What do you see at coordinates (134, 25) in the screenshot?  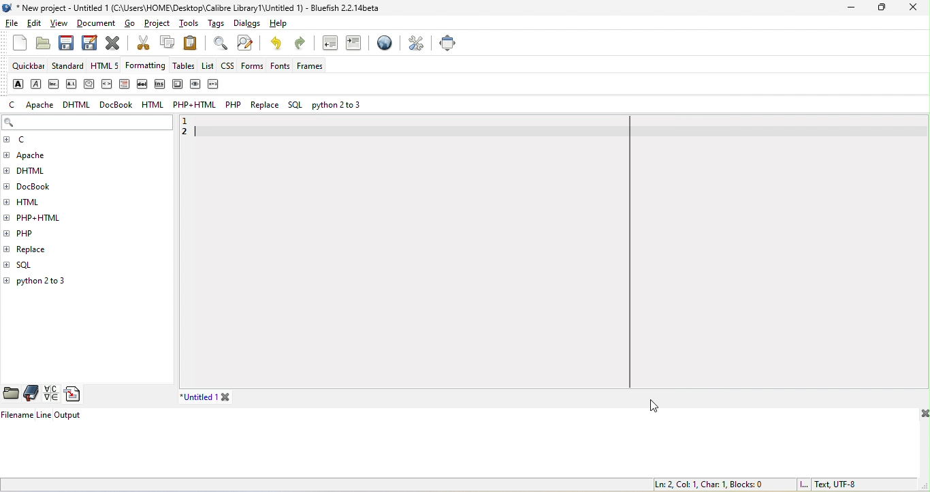 I see `go` at bounding box center [134, 25].